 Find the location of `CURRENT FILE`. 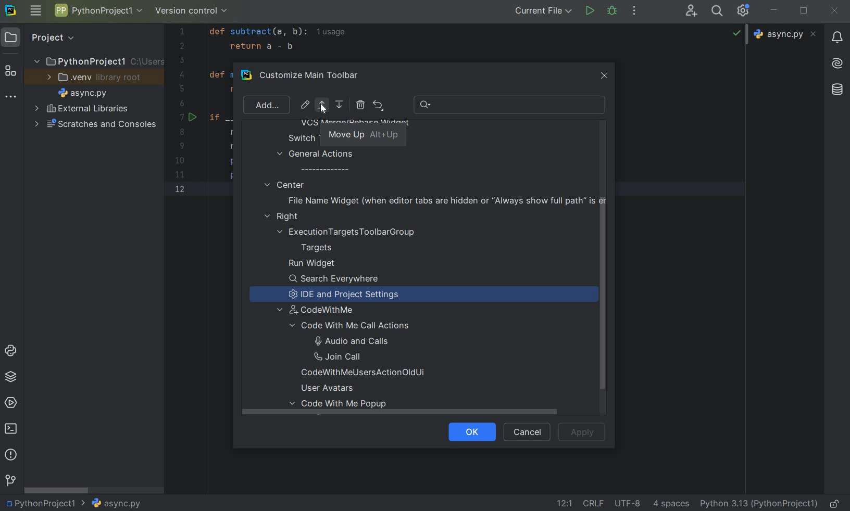

CURRENT FILE is located at coordinates (543, 10).